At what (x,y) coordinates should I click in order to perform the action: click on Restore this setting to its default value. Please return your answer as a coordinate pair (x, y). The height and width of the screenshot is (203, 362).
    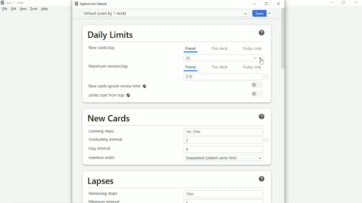
    Looking at the image, I should click on (267, 140).